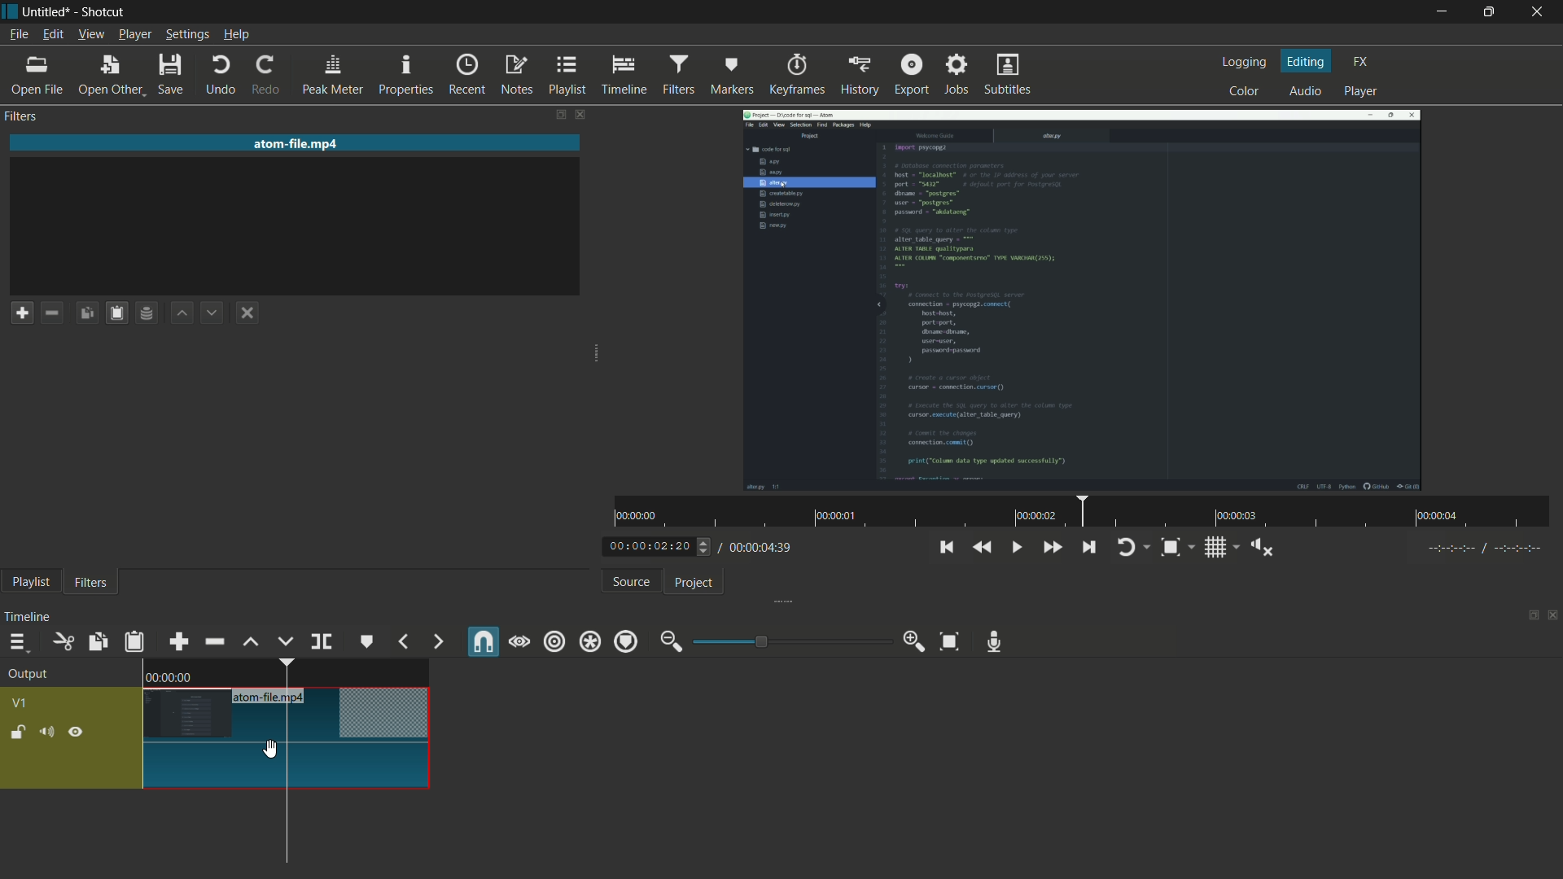  I want to click on paste, so click(134, 641).